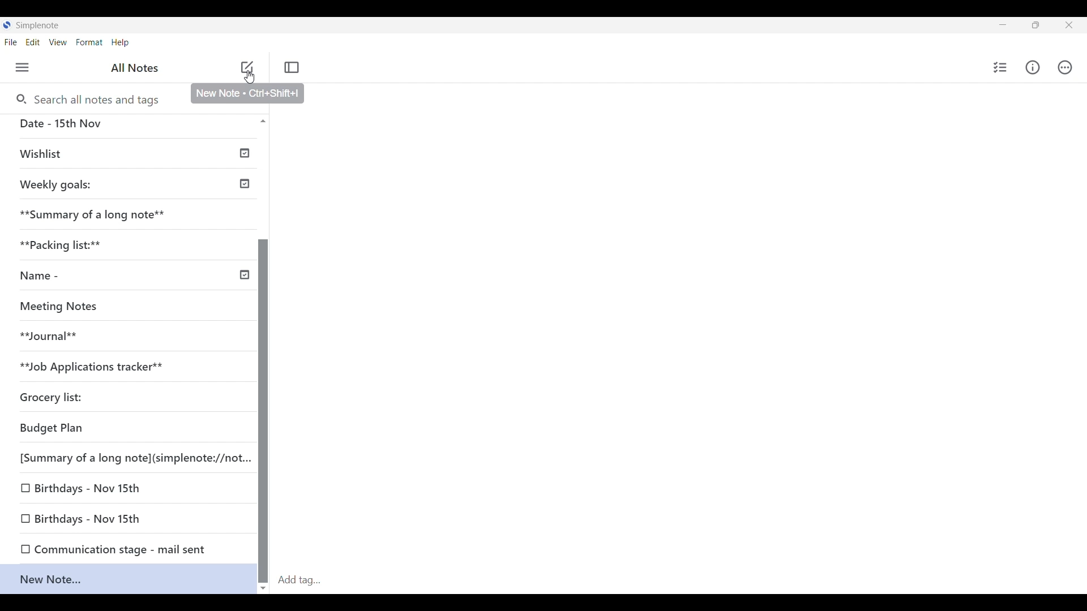 The width and height of the screenshot is (1087, 611). I want to click on Description of current selection, so click(247, 93).